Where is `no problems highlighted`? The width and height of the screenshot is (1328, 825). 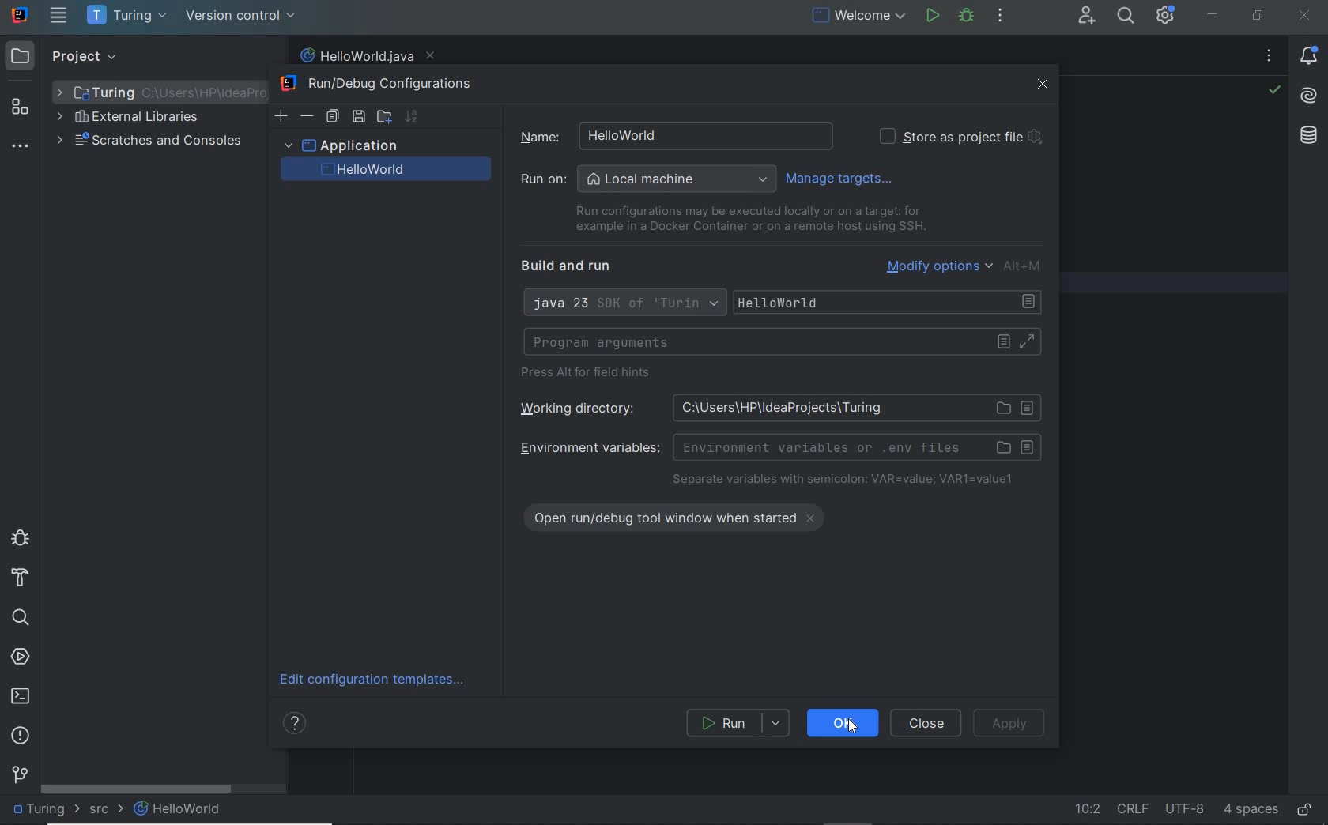 no problems highlighted is located at coordinates (1274, 90).